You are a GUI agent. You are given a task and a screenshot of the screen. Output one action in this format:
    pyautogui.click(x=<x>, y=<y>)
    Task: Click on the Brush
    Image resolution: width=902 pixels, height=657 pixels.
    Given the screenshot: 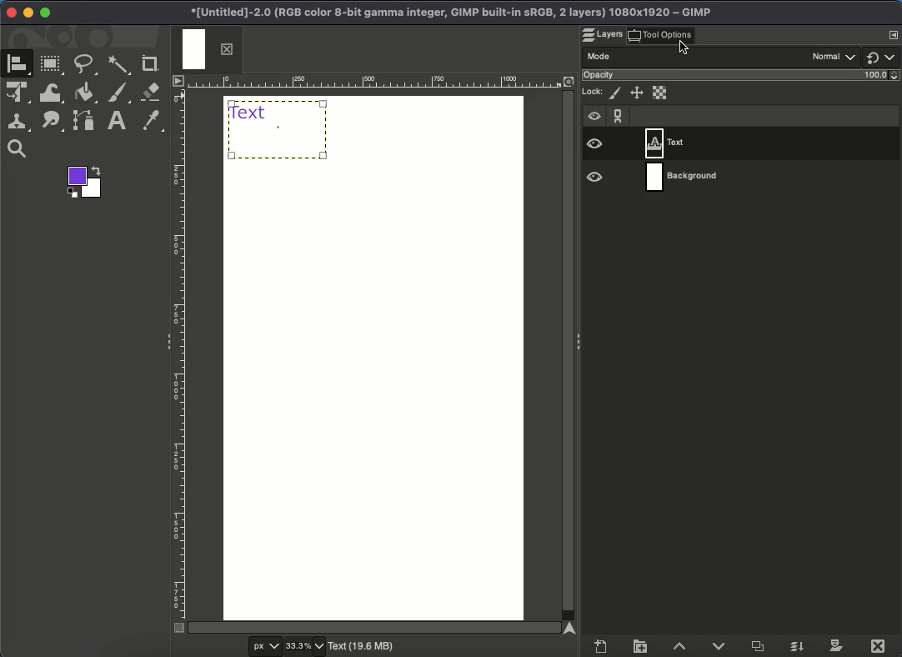 What is the action you would take?
    pyautogui.click(x=119, y=94)
    